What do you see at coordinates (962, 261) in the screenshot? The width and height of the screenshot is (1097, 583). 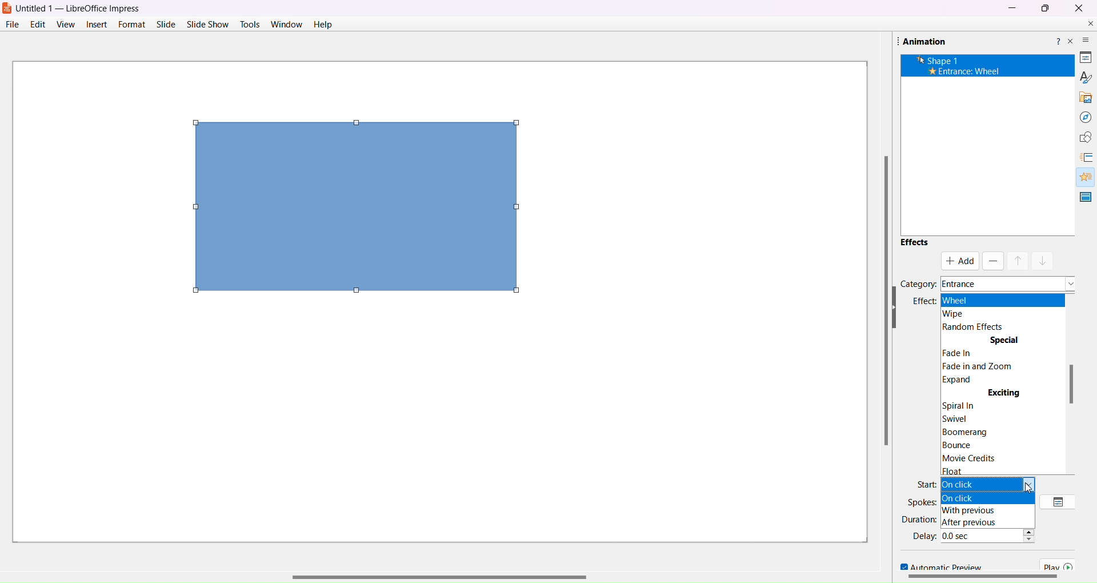 I see `Add` at bounding box center [962, 261].